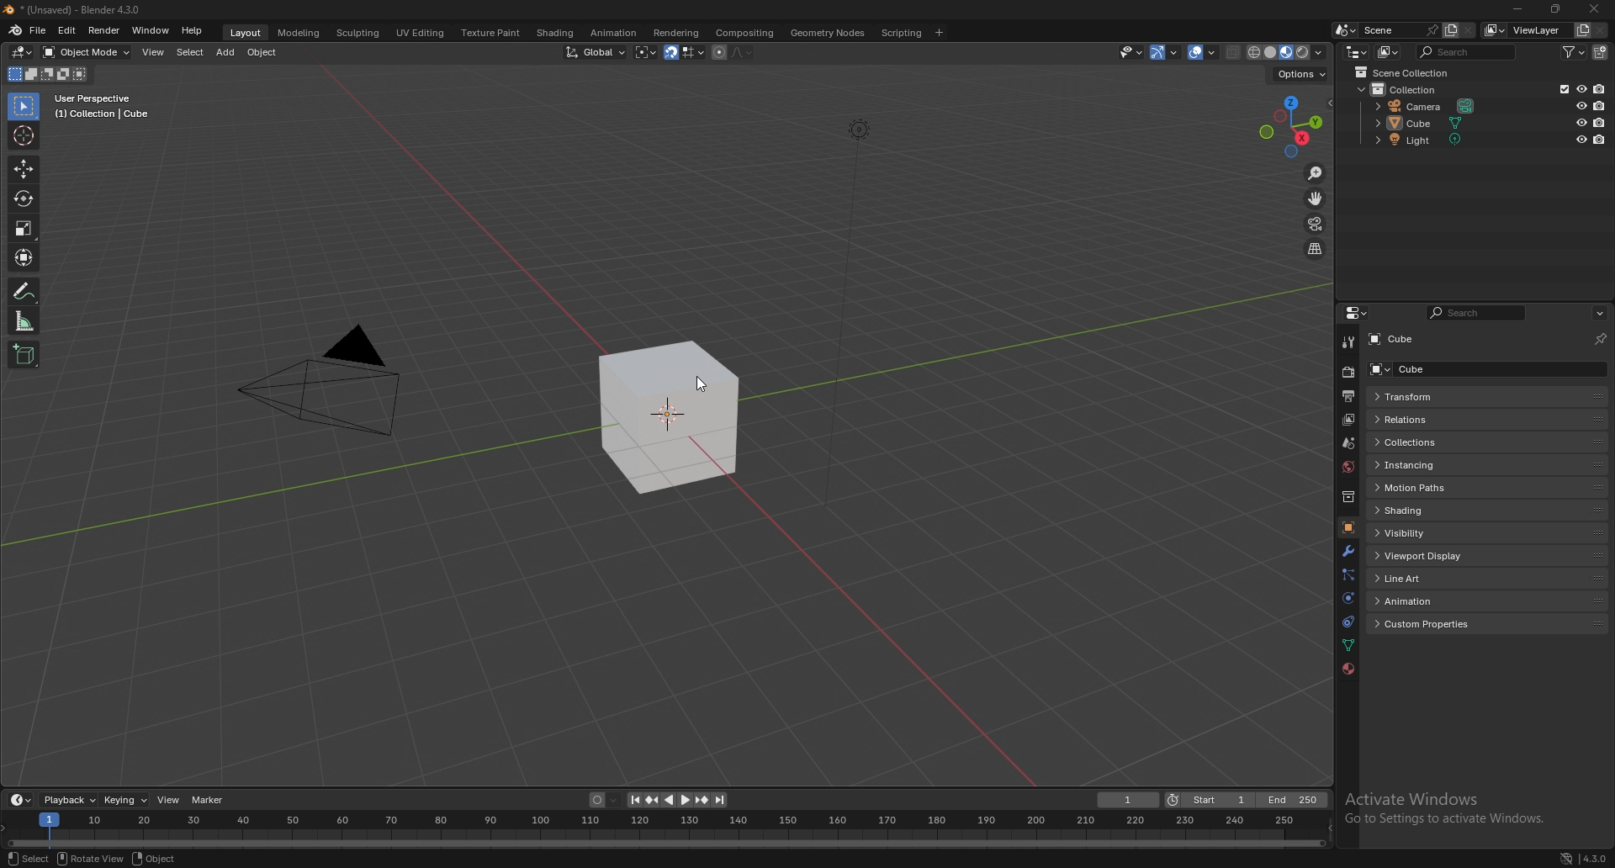 The width and height of the screenshot is (1615, 868). Describe the element at coordinates (87, 51) in the screenshot. I see `object mode` at that location.